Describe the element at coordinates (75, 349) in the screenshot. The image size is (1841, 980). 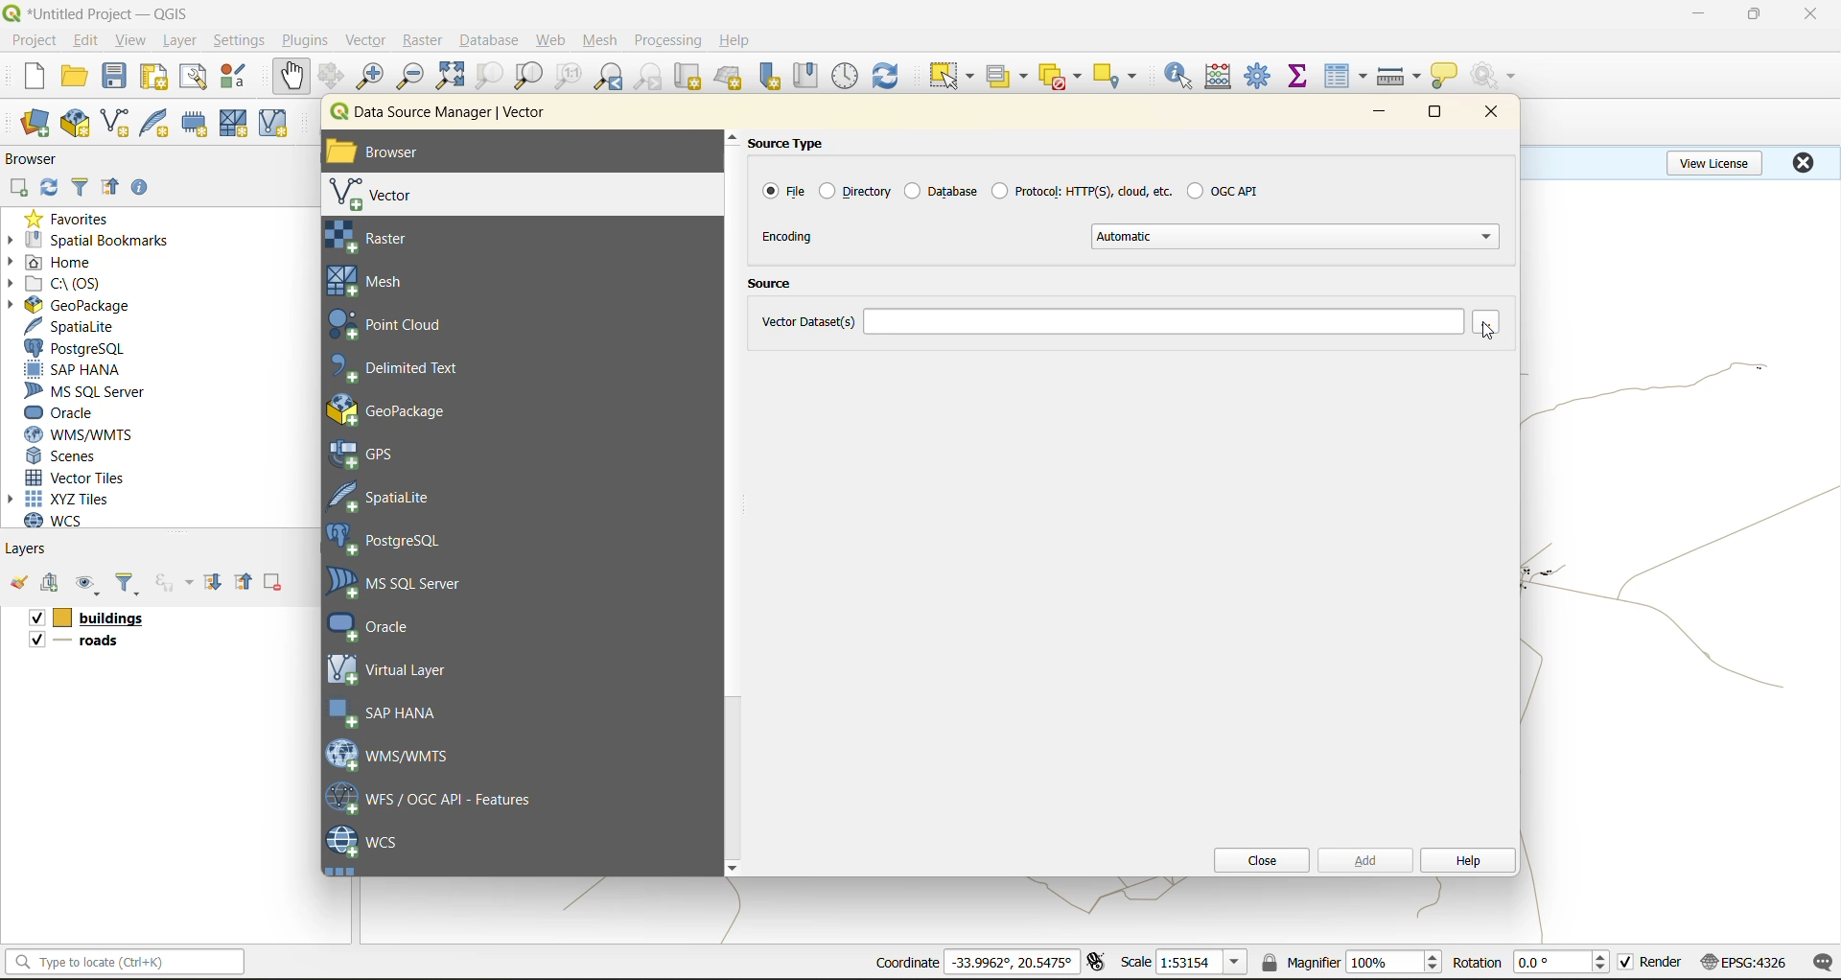
I see `postgresql` at that location.